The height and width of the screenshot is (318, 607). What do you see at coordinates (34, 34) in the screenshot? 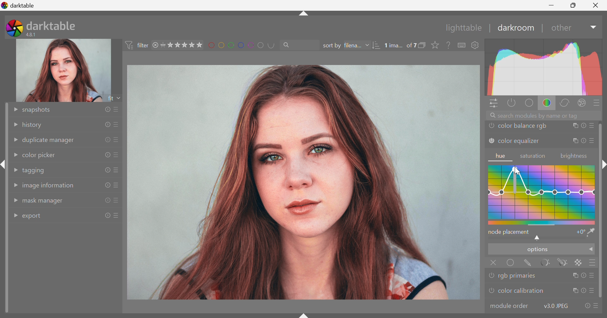
I see `4.8.1` at bounding box center [34, 34].